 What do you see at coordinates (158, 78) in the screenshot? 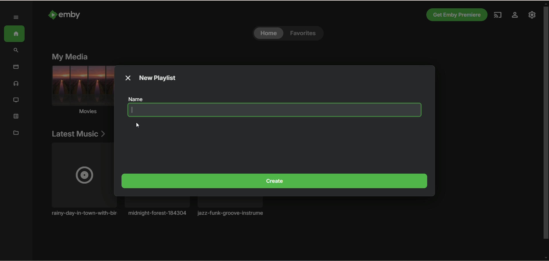
I see `new playlist` at bounding box center [158, 78].